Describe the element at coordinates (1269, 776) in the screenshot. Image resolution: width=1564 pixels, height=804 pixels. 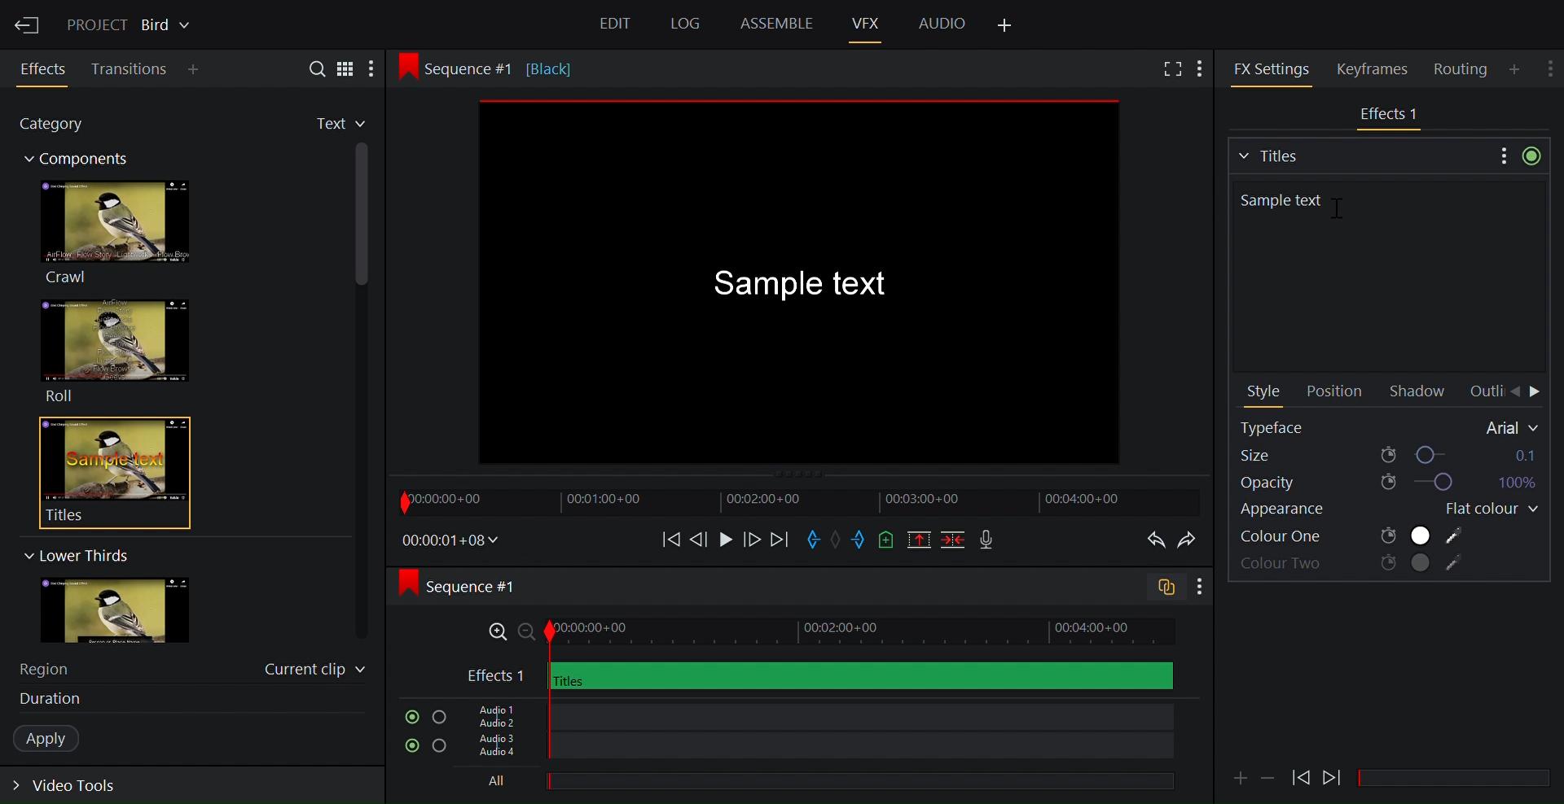
I see `Minimize` at that location.